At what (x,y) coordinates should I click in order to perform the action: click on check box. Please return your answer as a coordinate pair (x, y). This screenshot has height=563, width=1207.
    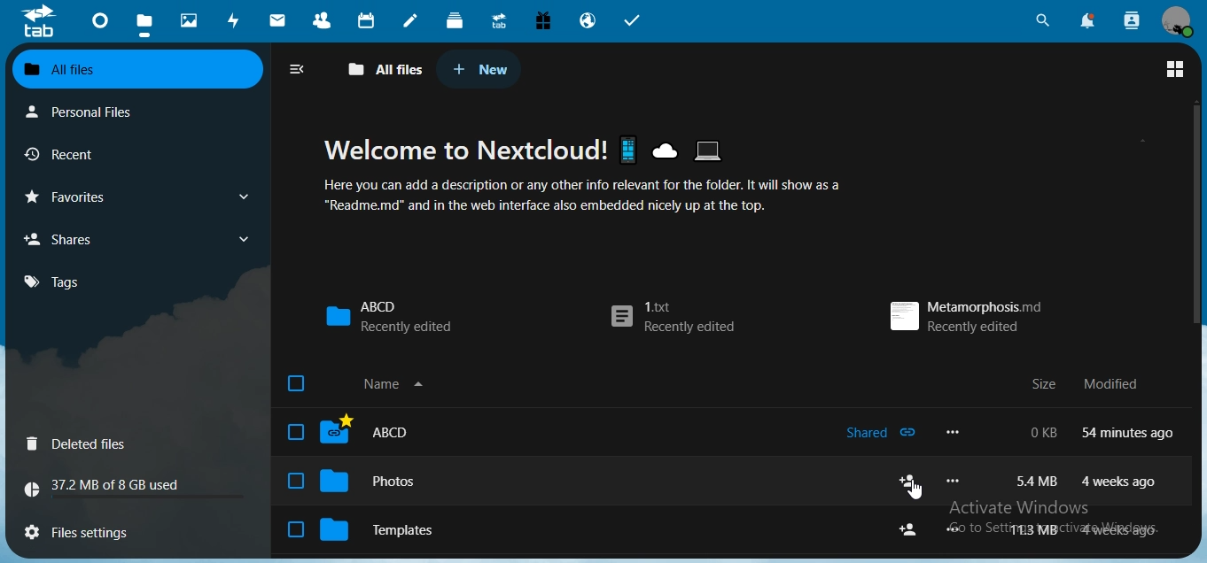
    Looking at the image, I should click on (294, 432).